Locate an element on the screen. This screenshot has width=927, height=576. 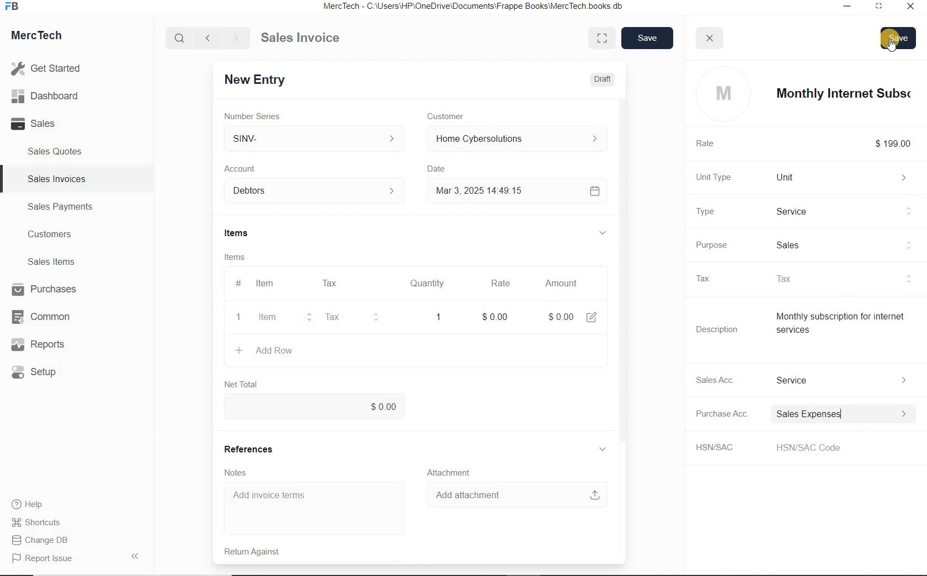
Description is located at coordinates (712, 329).